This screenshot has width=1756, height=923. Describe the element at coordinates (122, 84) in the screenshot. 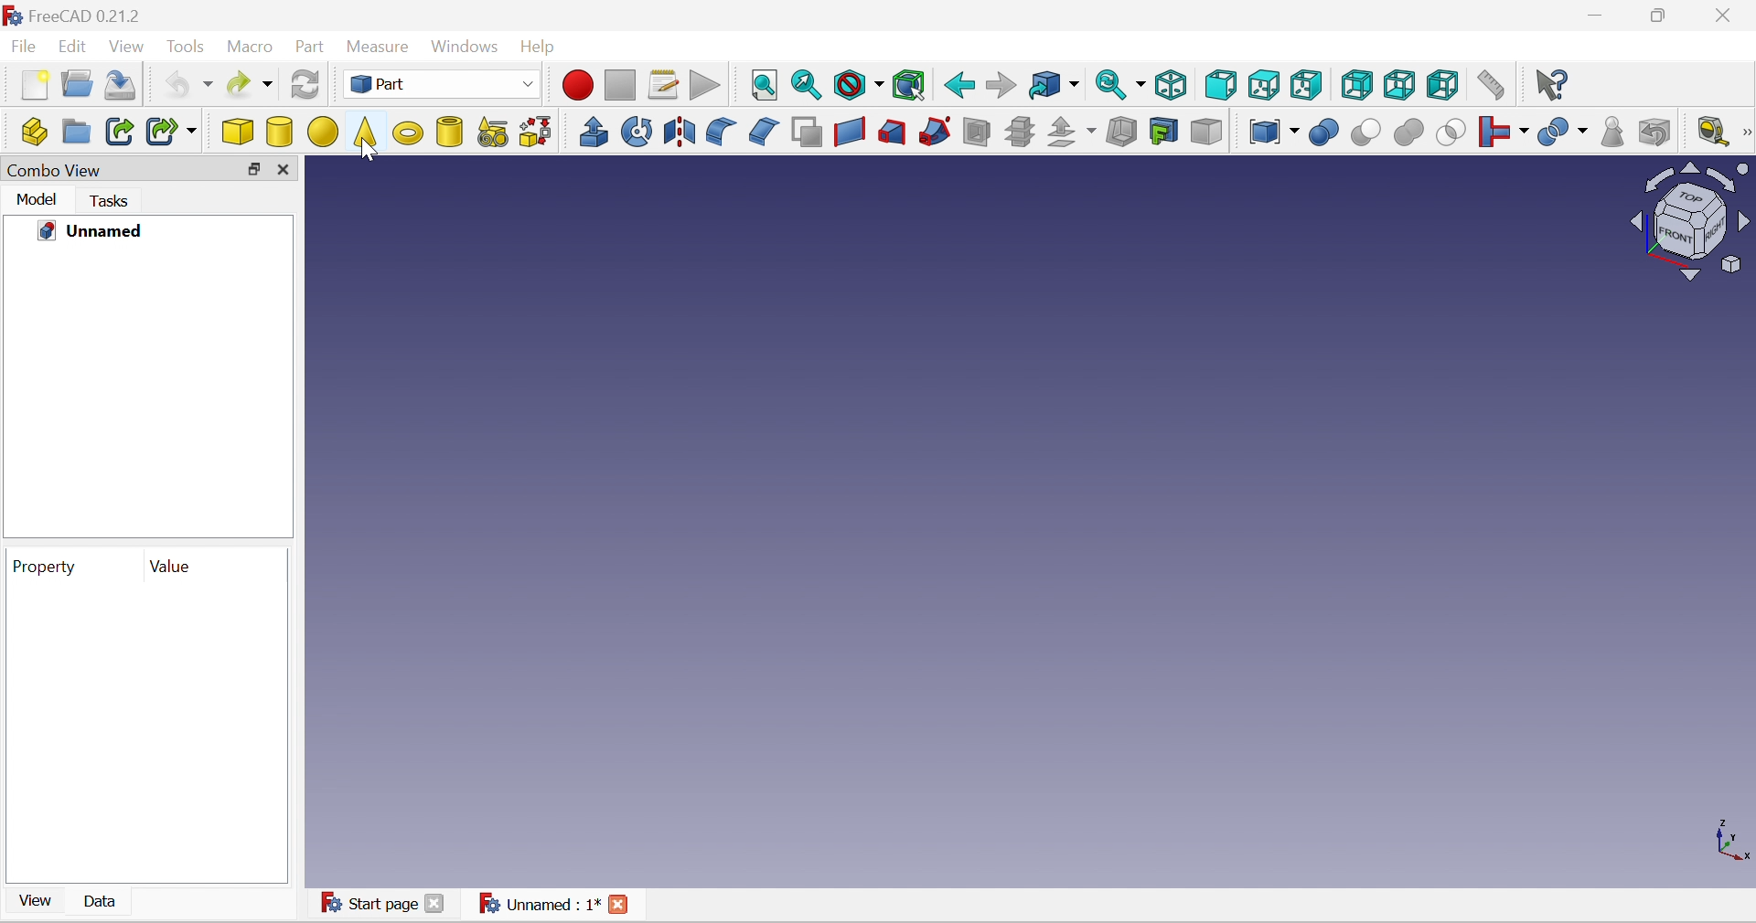

I see `Save` at that location.